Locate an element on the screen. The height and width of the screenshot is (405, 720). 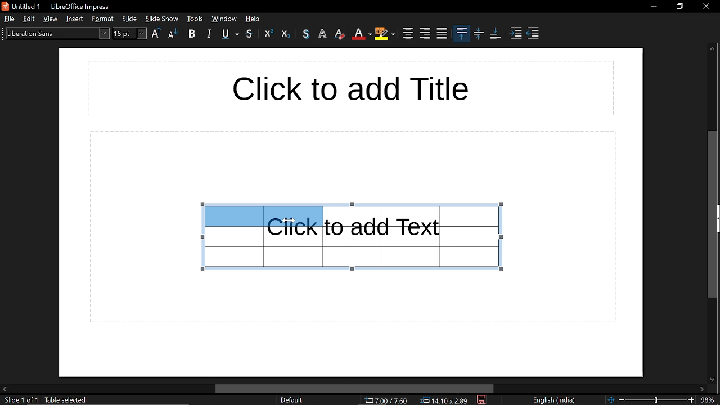
subscript is located at coordinates (286, 33).